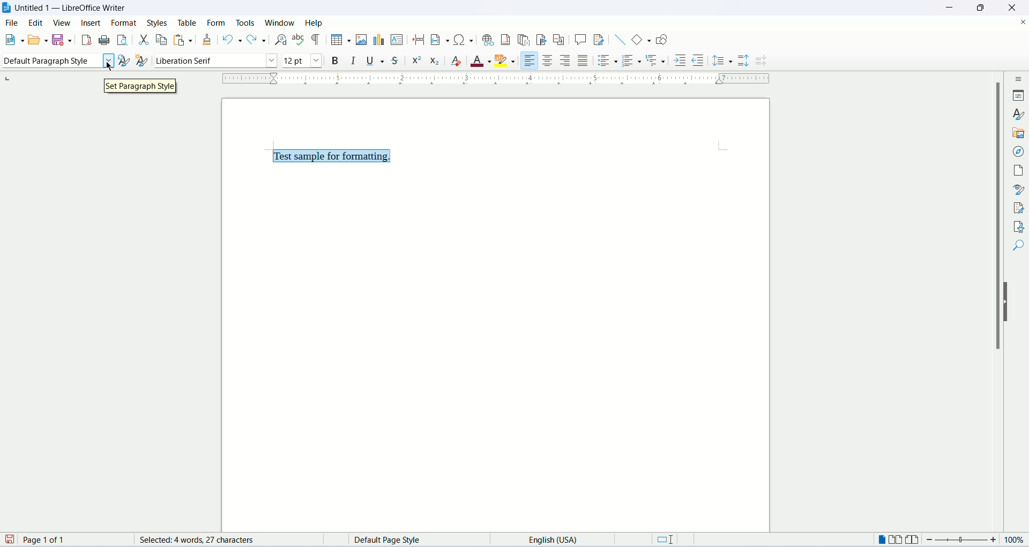 The height and width of the screenshot is (547, 1029). I want to click on superscript, so click(417, 60).